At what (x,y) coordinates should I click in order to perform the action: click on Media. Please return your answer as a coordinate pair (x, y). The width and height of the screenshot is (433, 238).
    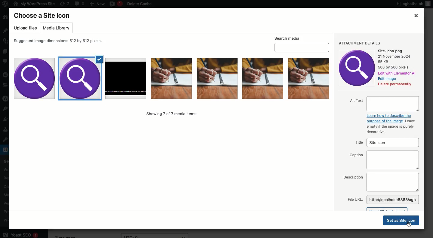
    Looking at the image, I should click on (6, 40).